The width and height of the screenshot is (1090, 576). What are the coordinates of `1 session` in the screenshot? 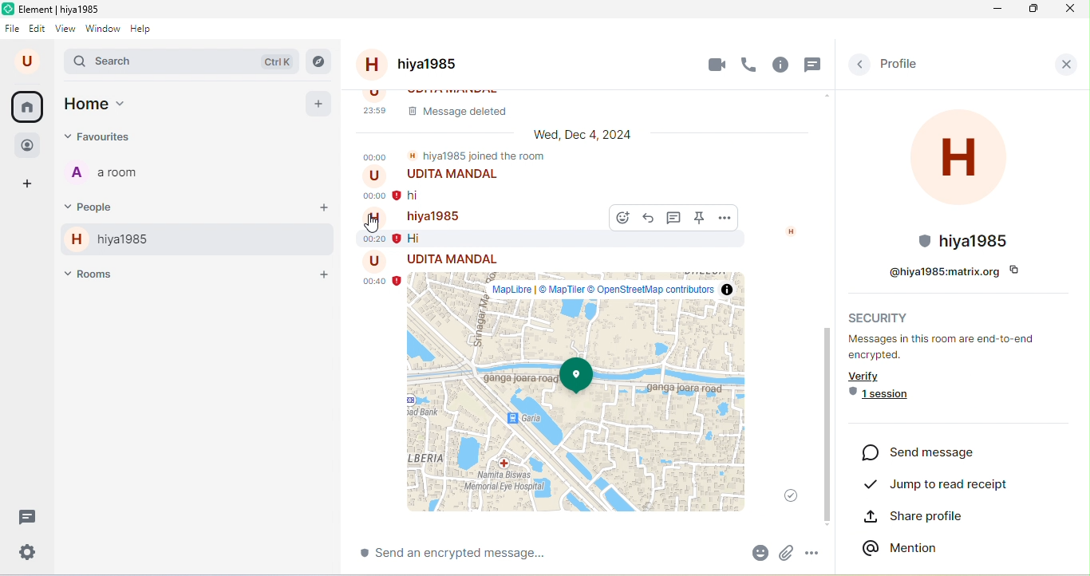 It's located at (892, 398).